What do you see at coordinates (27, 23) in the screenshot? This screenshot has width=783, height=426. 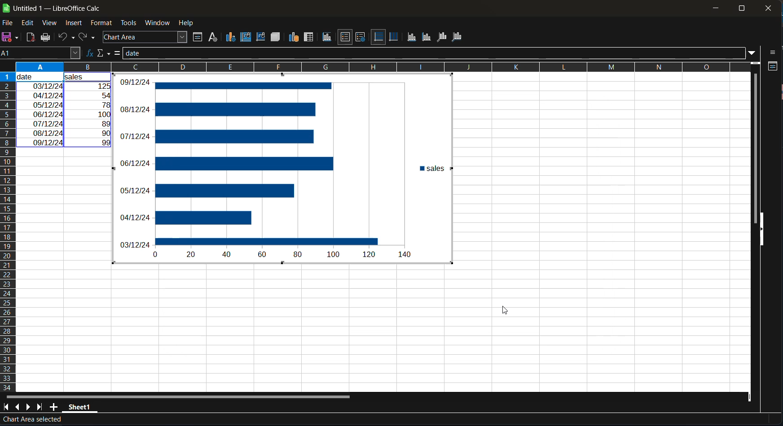 I see `edit` at bounding box center [27, 23].